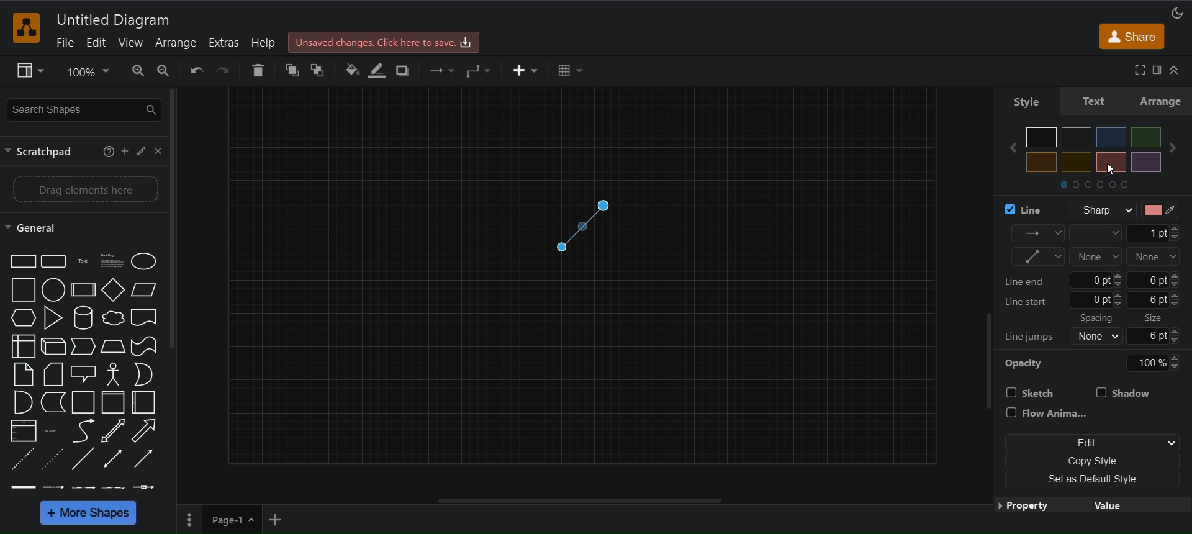 Image resolution: width=1192 pixels, height=534 pixels. What do you see at coordinates (583, 500) in the screenshot?
I see `horizontal scroll bar` at bounding box center [583, 500].